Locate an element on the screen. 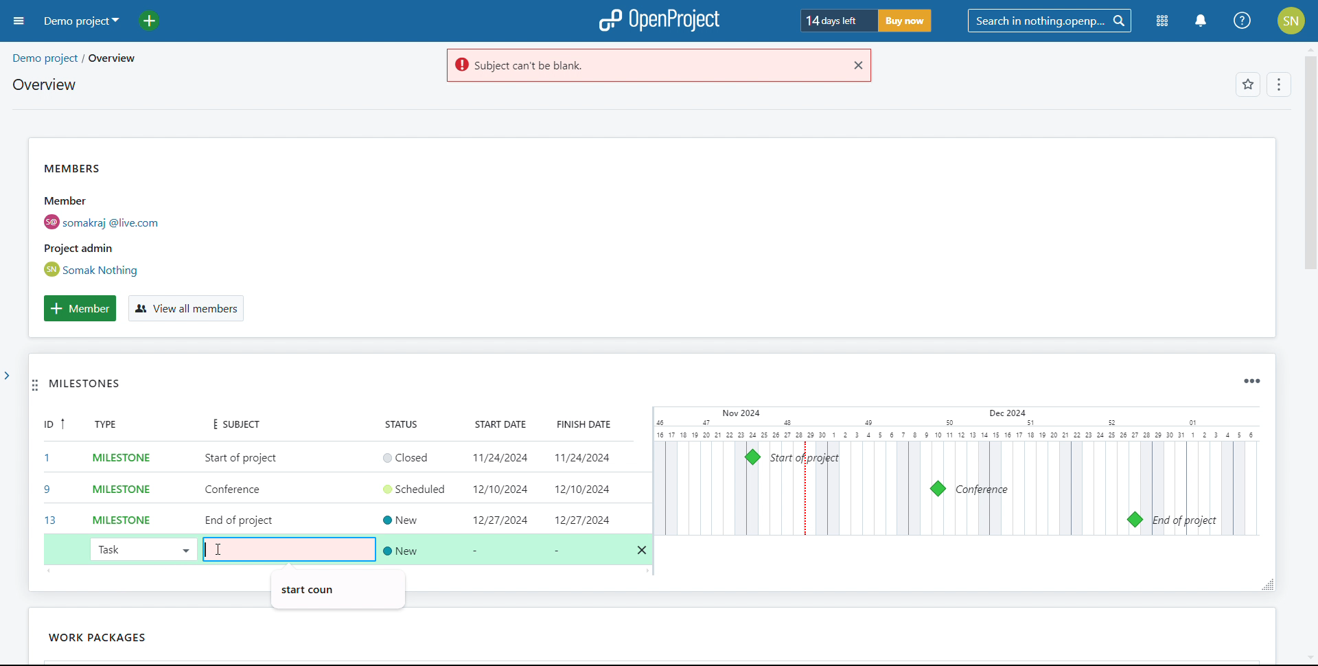 The height and width of the screenshot is (666, 1318). open sidebar menu is located at coordinates (19, 21).